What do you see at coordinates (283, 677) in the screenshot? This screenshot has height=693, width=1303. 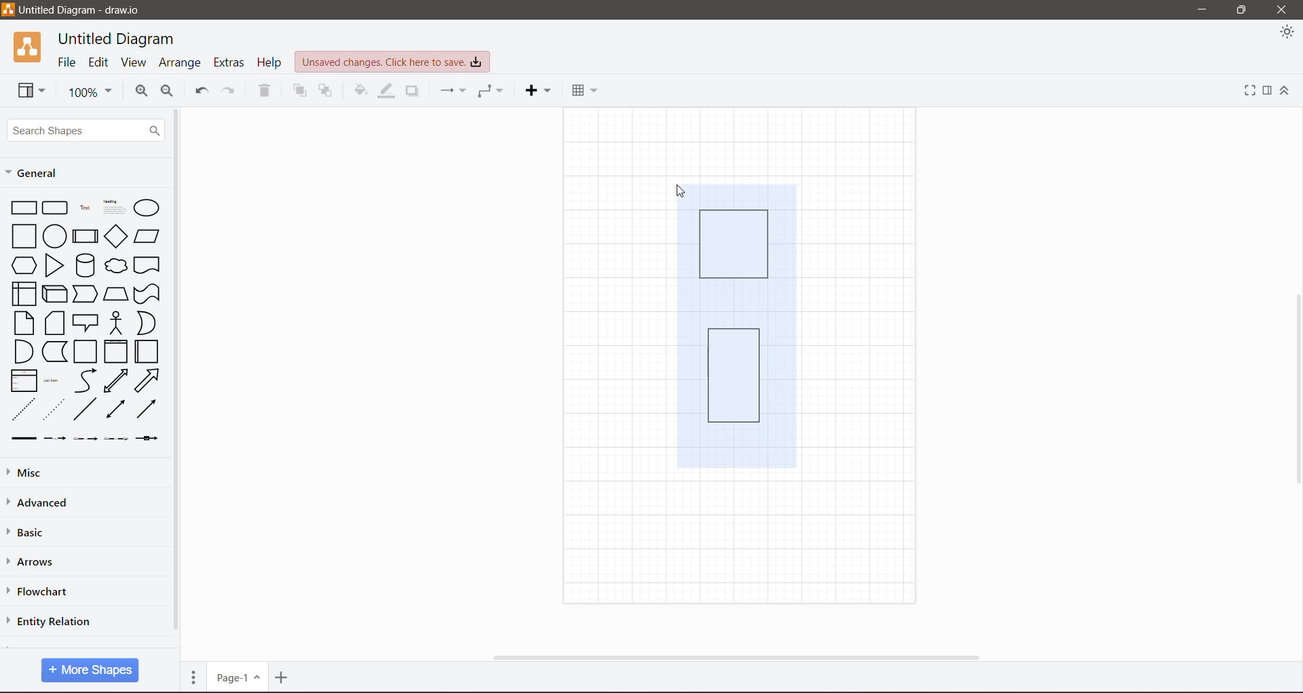 I see `Insert Page` at bounding box center [283, 677].